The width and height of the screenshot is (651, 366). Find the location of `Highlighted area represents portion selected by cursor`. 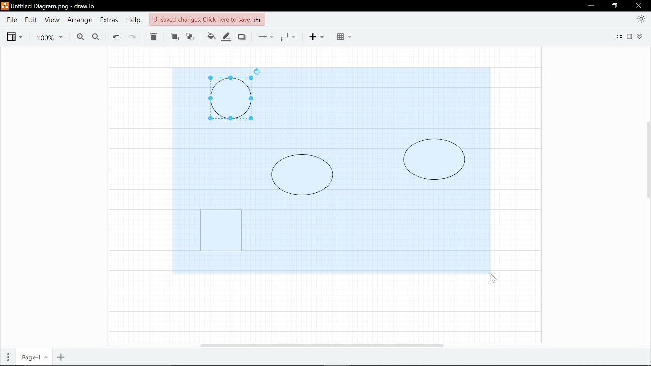

Highlighted area represents portion selected by cursor is located at coordinates (377, 101).